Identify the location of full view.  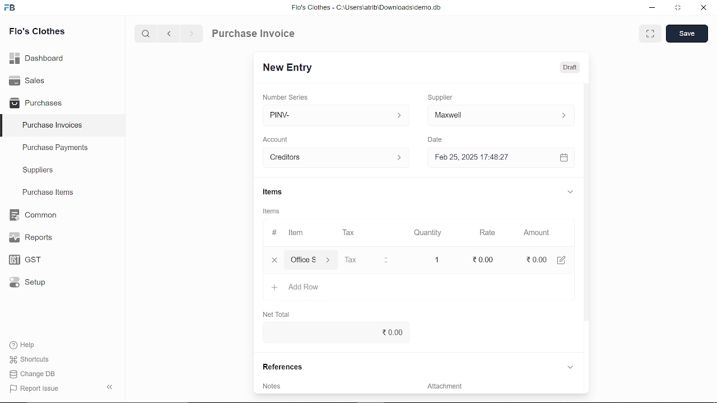
(651, 34).